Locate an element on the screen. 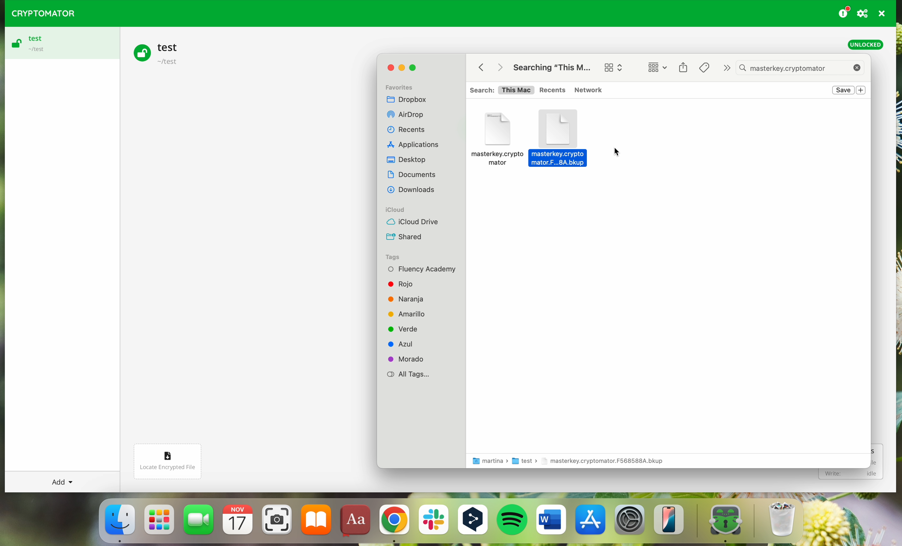 The image size is (902, 546).  is located at coordinates (417, 145).